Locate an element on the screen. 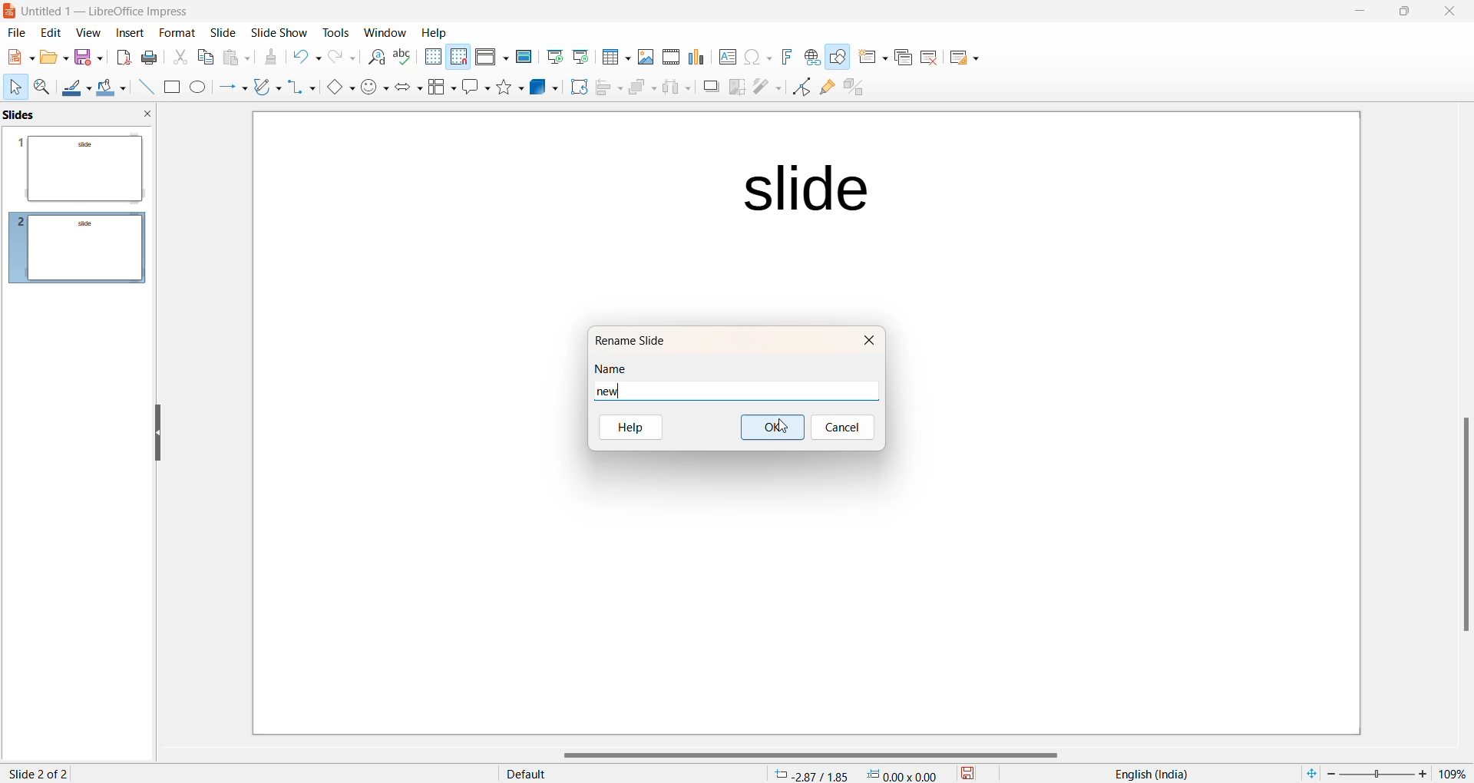 Image resolution: width=1474 pixels, height=783 pixels. hide left sidebar is located at coordinates (159, 431).